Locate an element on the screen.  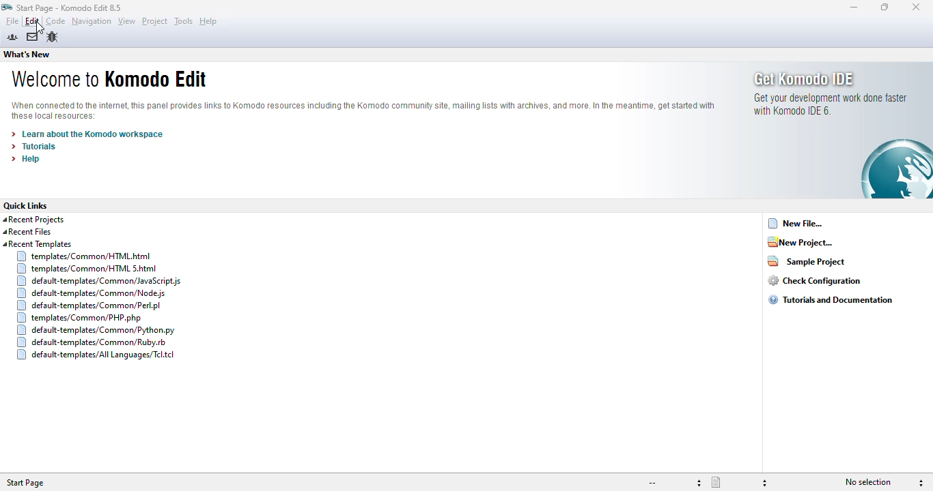
quick links is located at coordinates (26, 206).